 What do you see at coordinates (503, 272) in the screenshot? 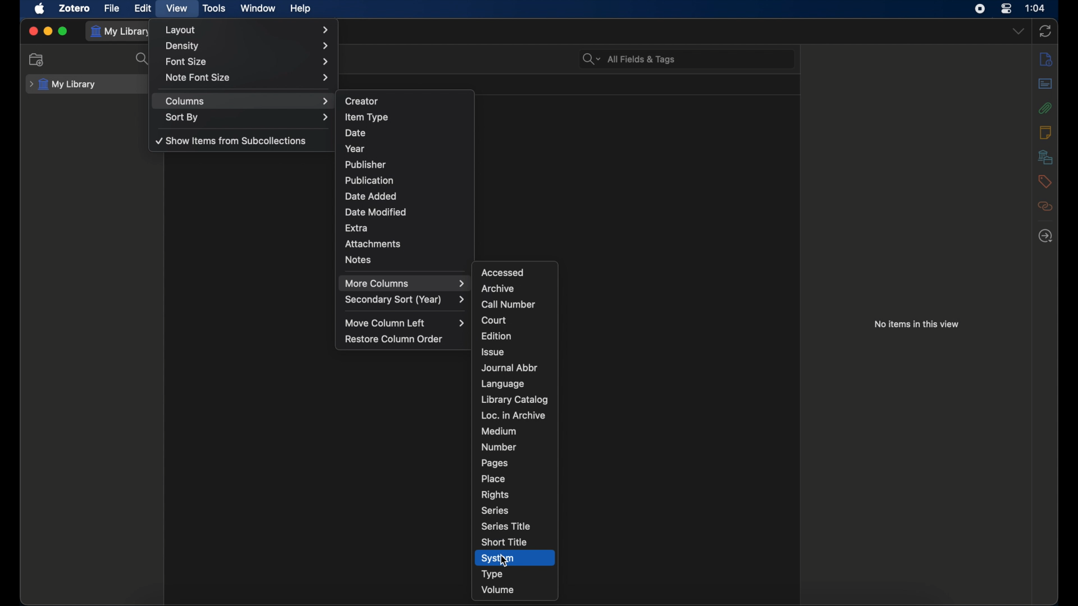
I see `accessed` at bounding box center [503, 272].